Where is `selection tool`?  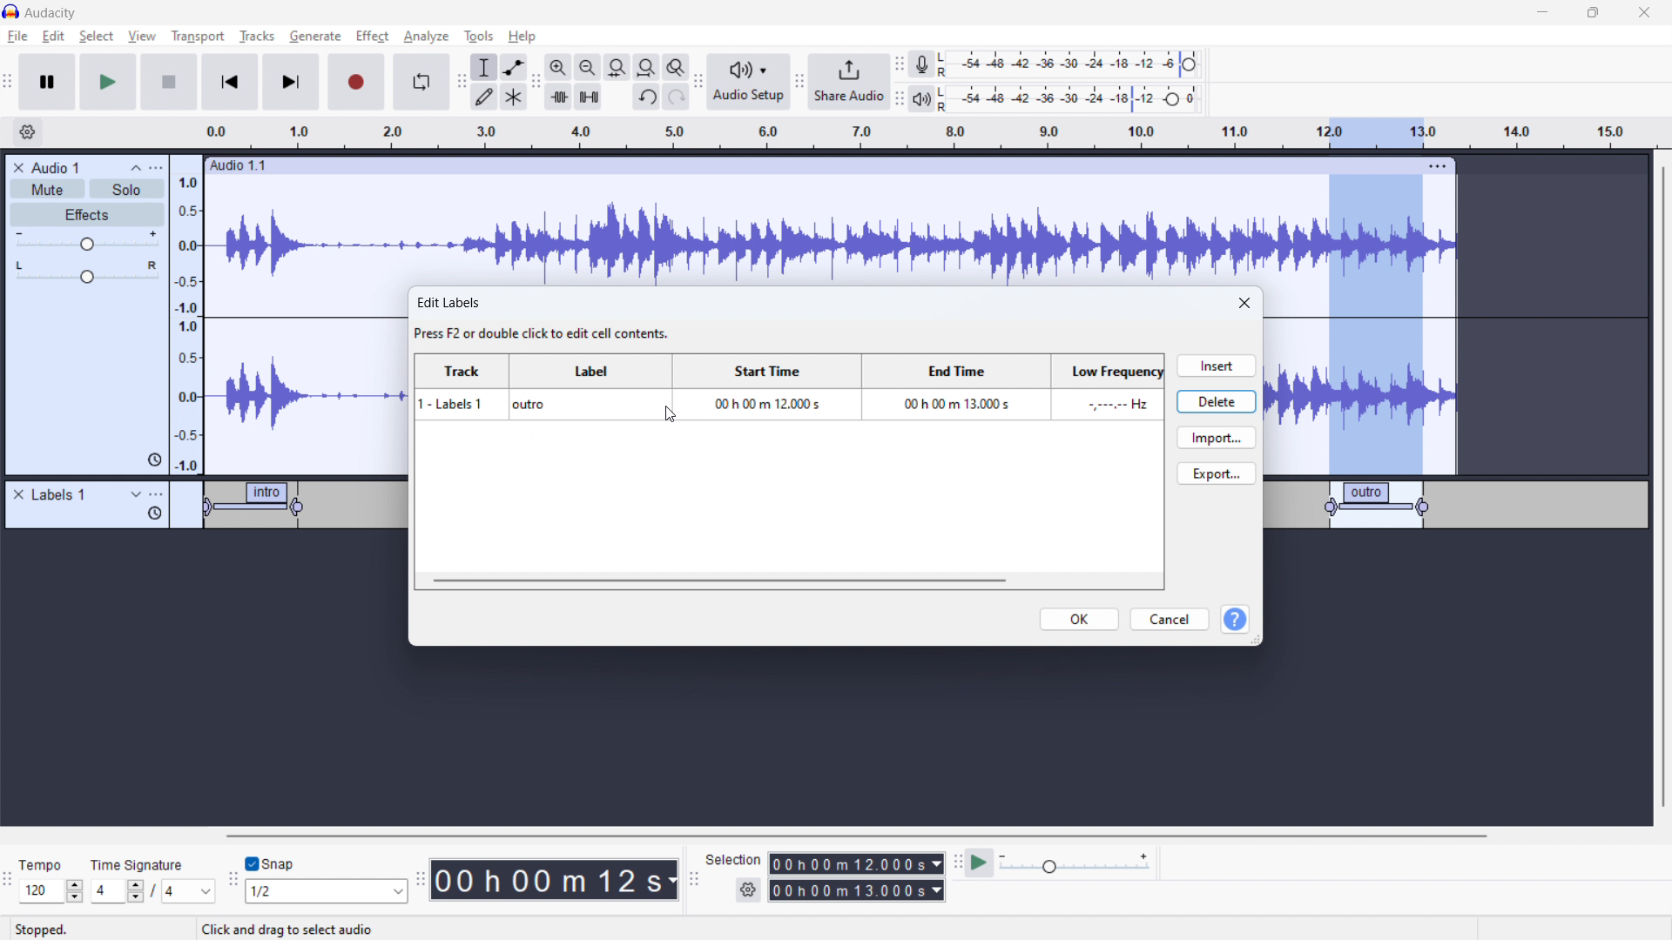
selection tool is located at coordinates (484, 67).